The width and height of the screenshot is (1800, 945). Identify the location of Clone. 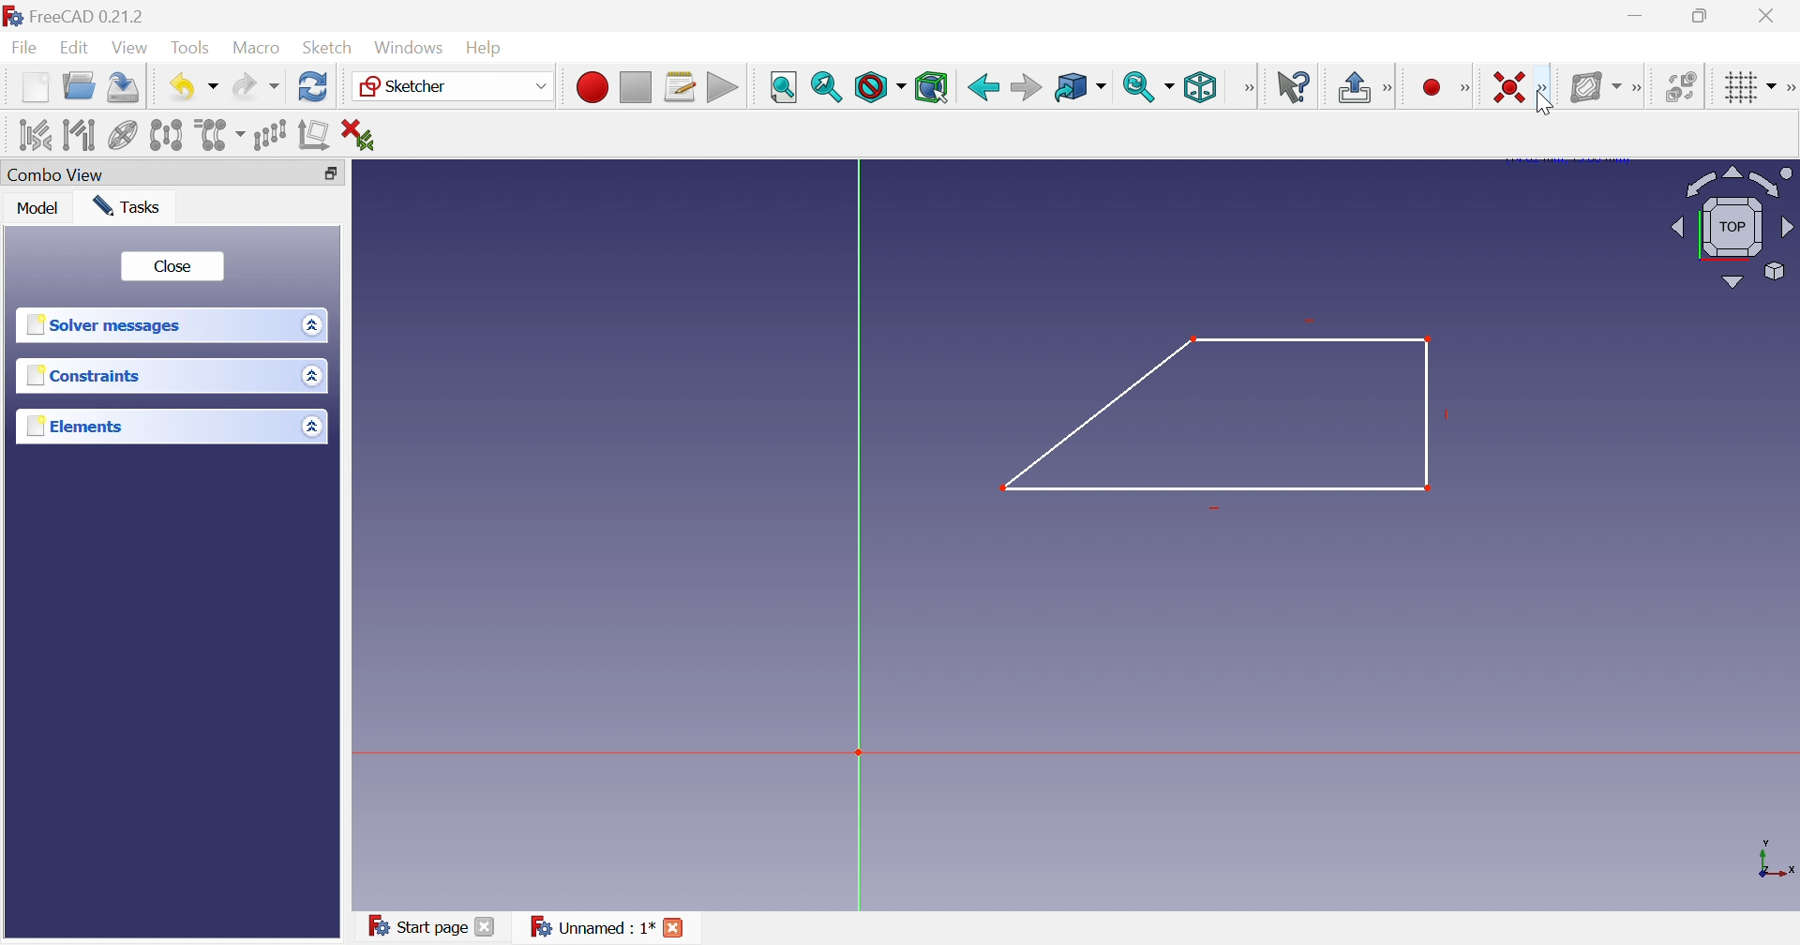
(221, 136).